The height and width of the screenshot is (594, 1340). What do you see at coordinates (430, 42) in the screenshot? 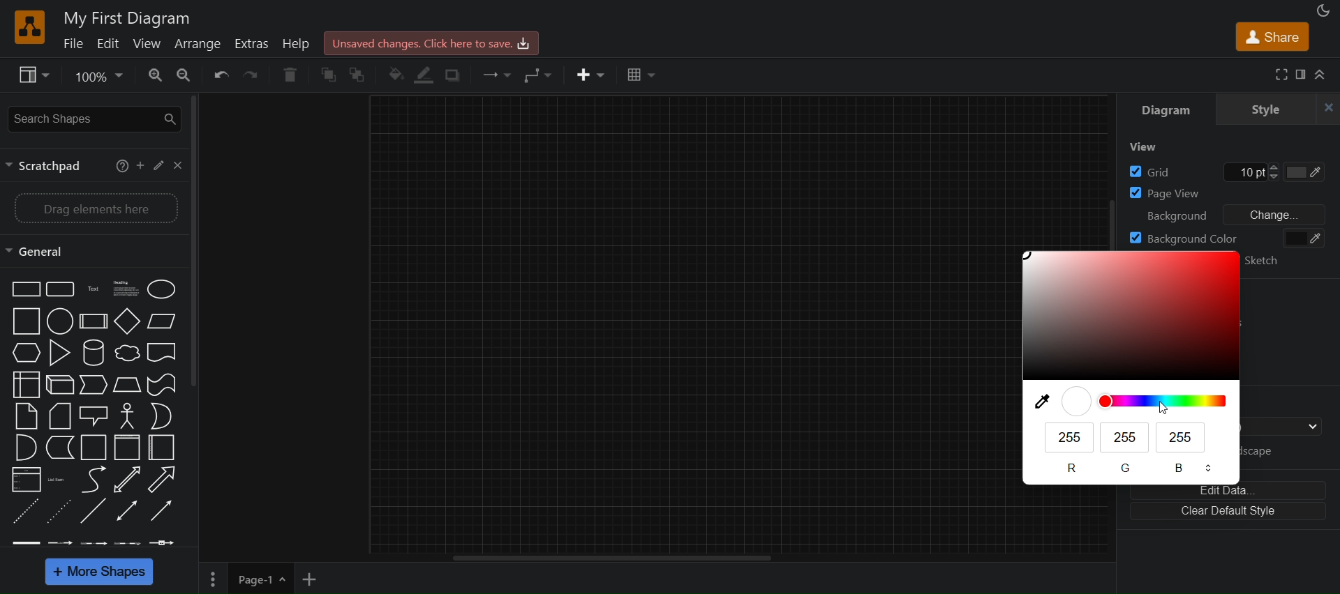
I see `click here to save` at bounding box center [430, 42].